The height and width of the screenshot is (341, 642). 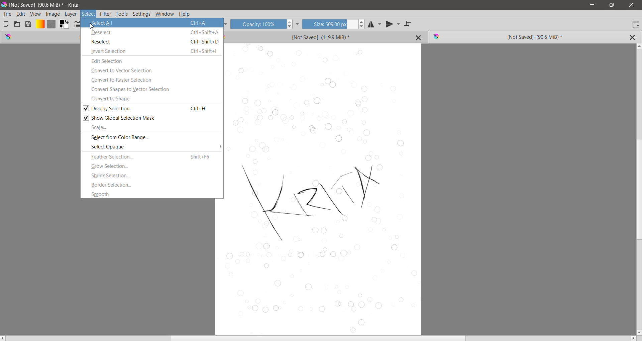 I want to click on Grow Selection, so click(x=153, y=166).